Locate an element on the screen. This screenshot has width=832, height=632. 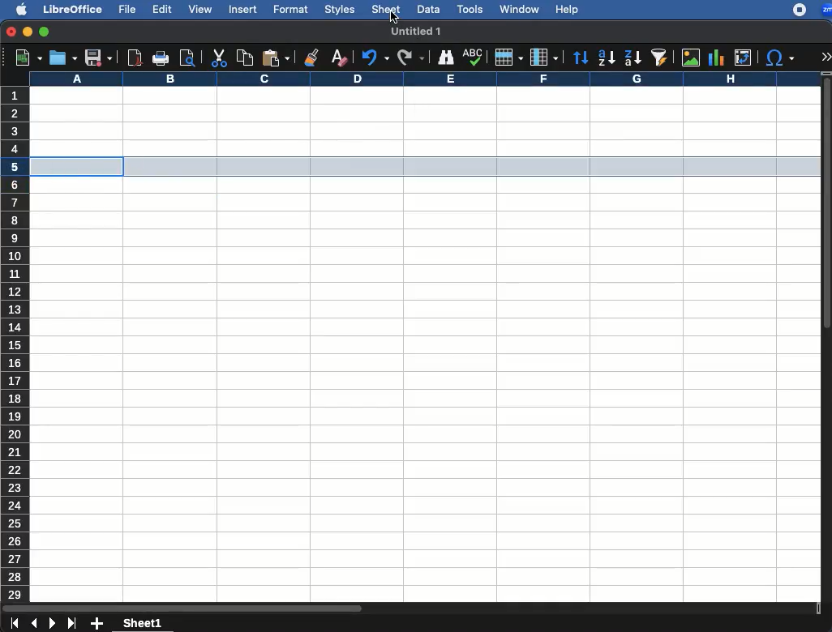
sheet1 is located at coordinates (142, 625).